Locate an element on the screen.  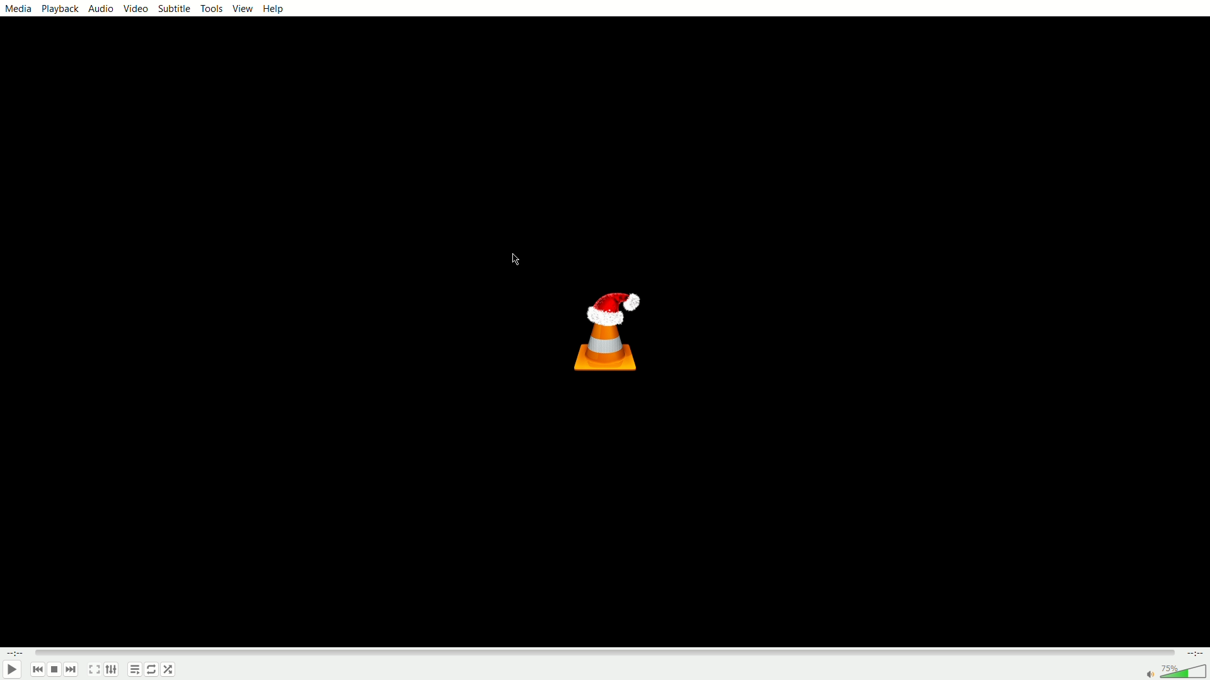
audio is located at coordinates (101, 9).